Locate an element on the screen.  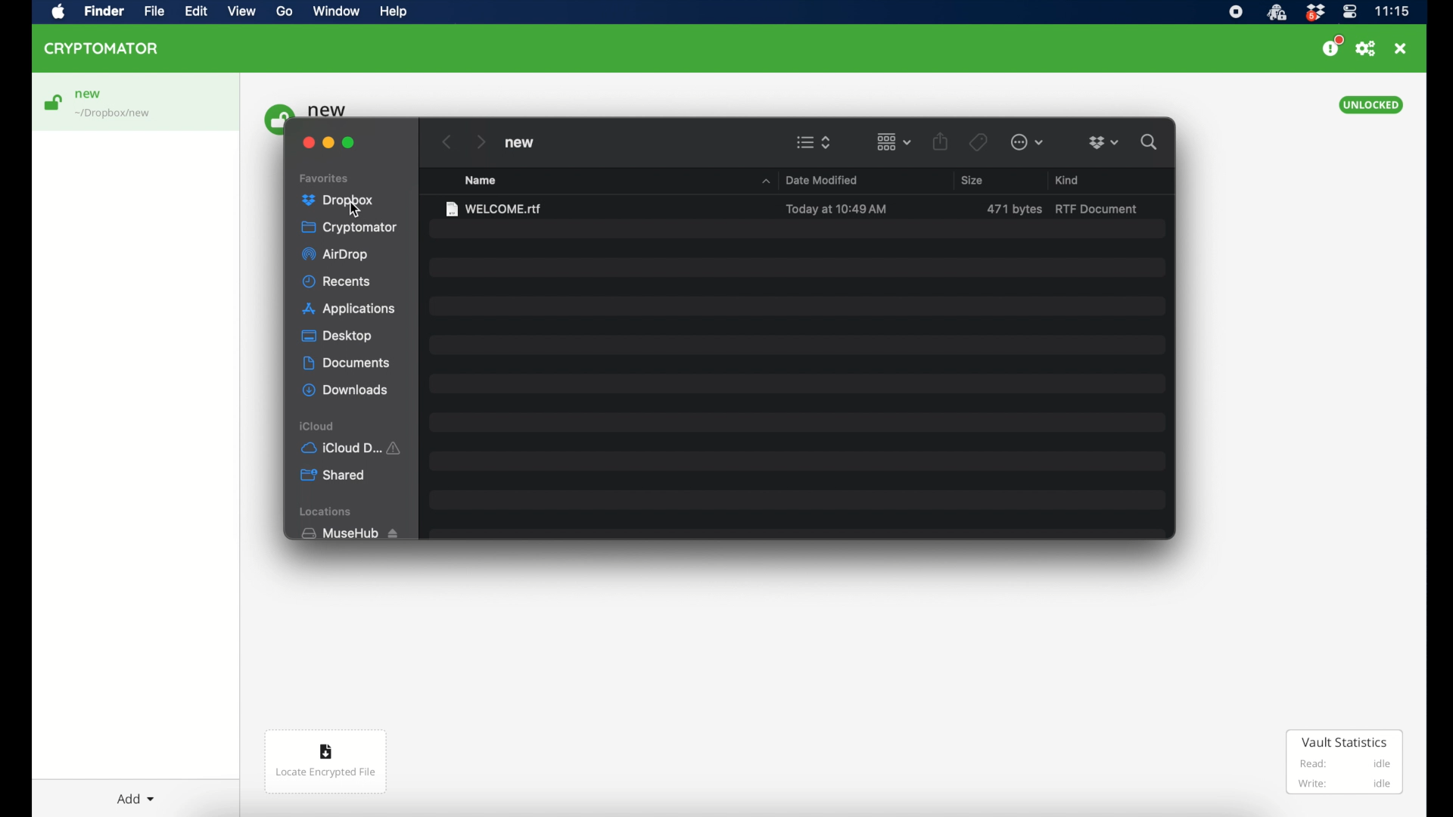
muse hub is located at coordinates (349, 533).